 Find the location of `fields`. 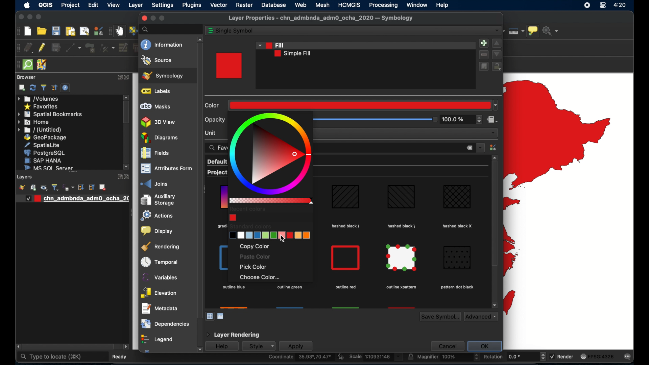

fields is located at coordinates (155, 154).